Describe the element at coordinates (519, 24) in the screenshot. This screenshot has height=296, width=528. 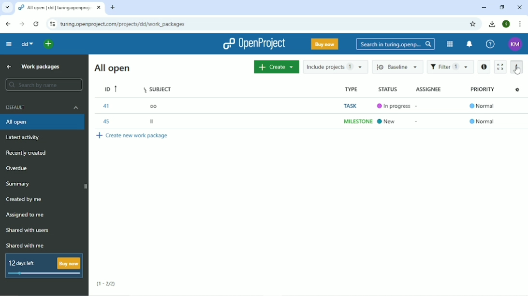
I see `Customize and control google hrome` at that location.